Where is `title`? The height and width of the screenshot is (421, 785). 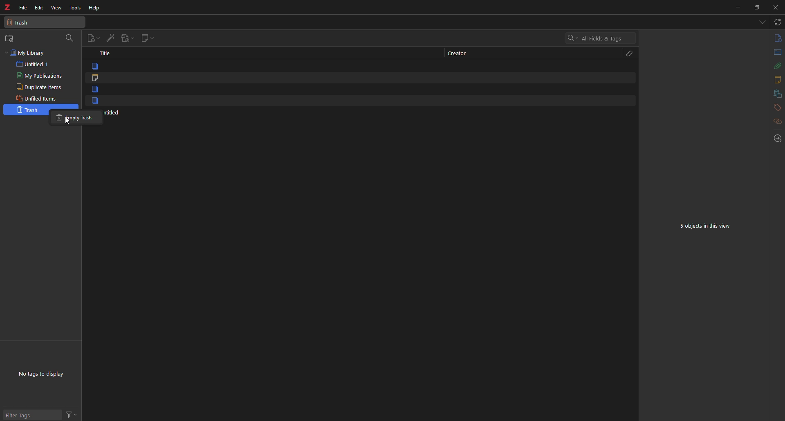
title is located at coordinates (105, 53).